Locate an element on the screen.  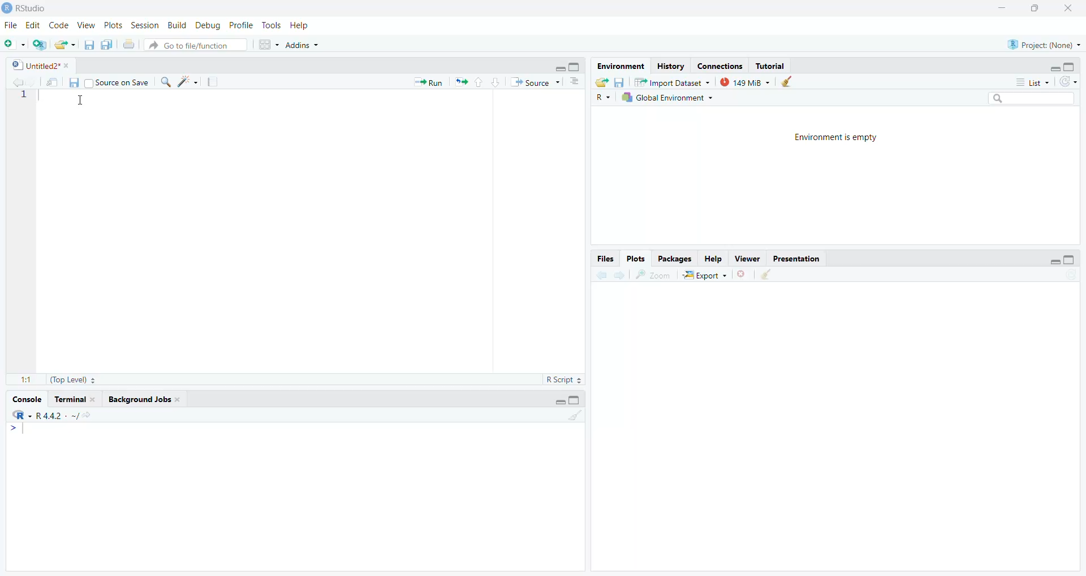
Clear console (Ctrl +L) is located at coordinates (791, 81).